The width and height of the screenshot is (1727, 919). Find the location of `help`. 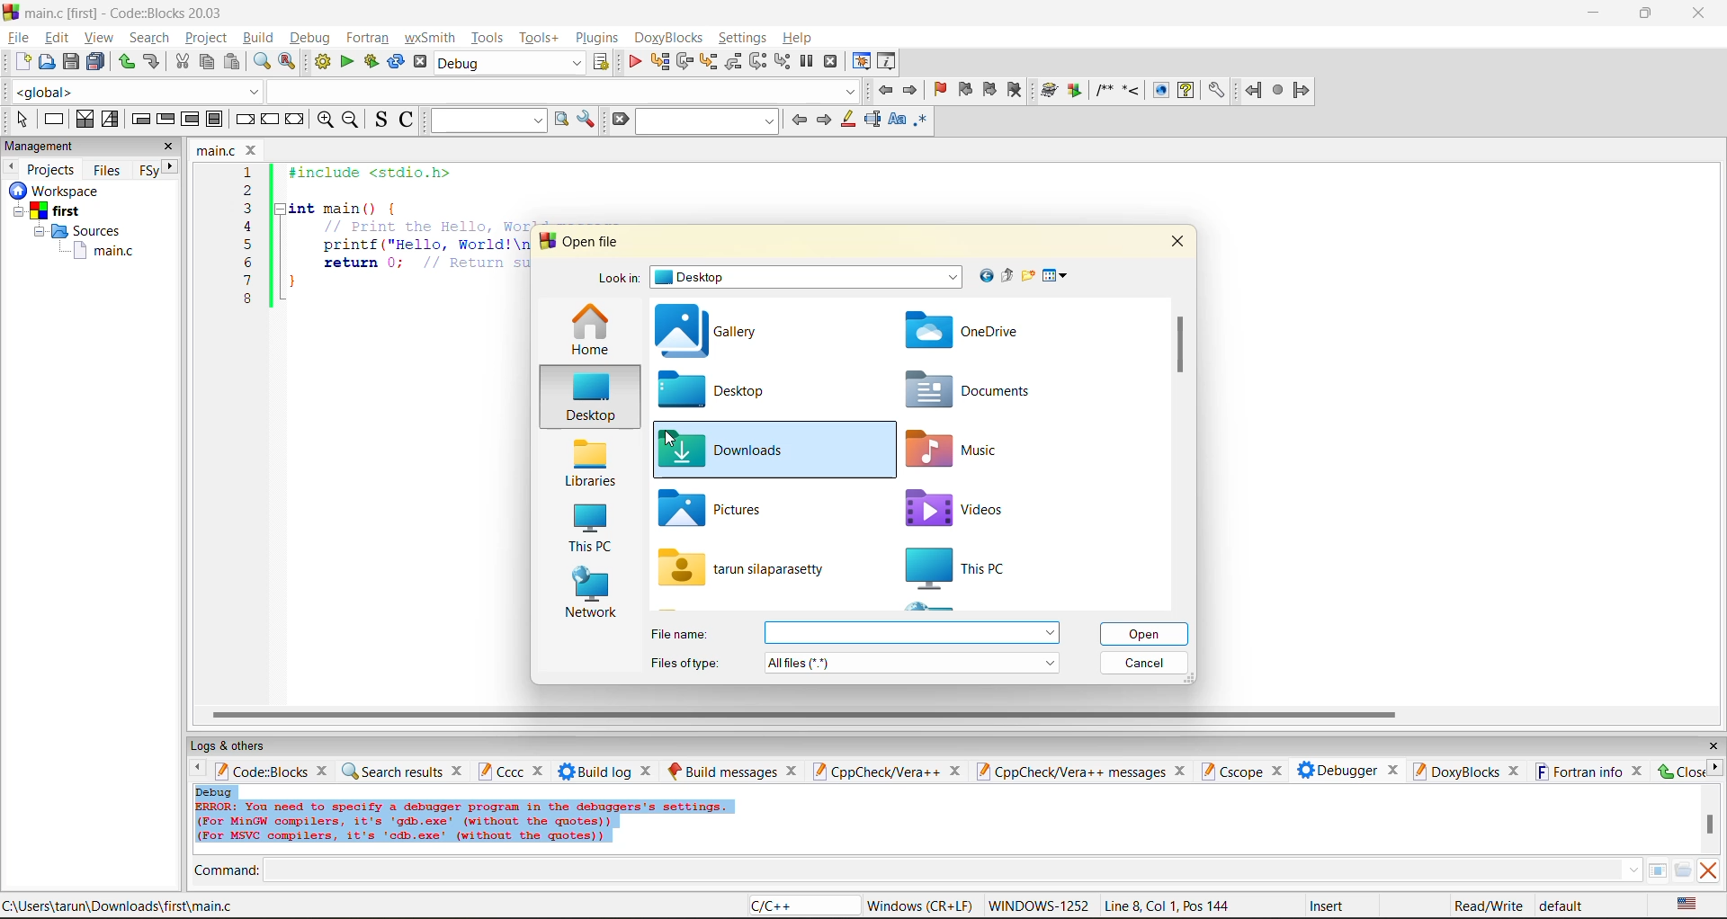

help is located at coordinates (800, 38).